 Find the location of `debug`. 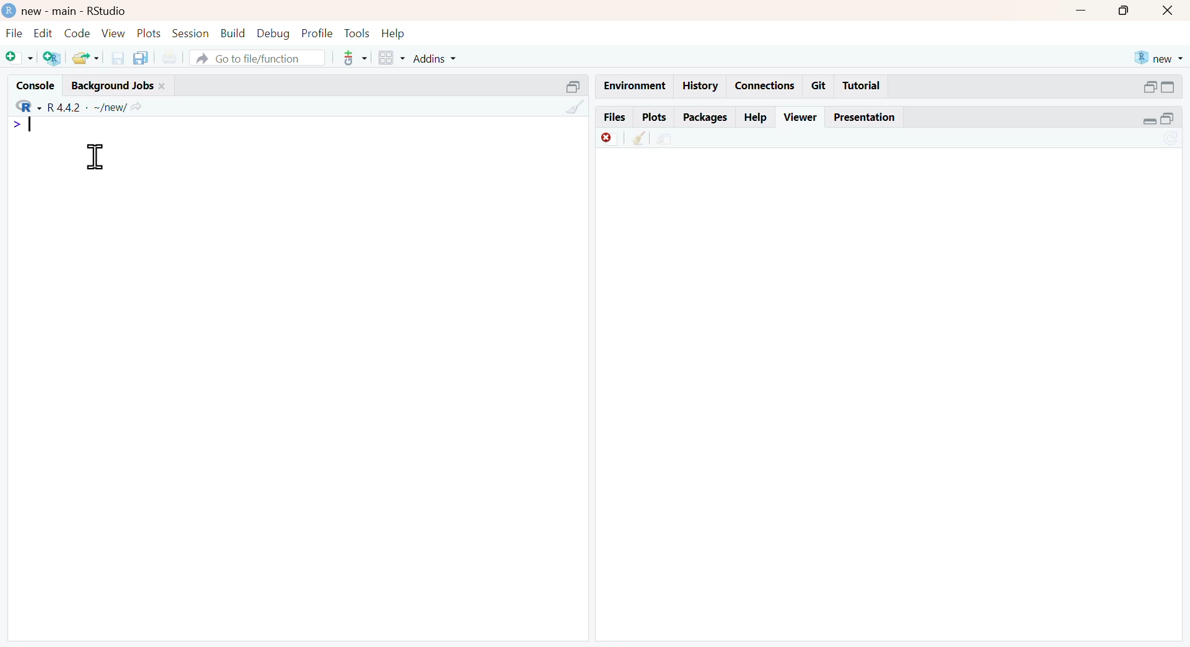

debug is located at coordinates (275, 33).